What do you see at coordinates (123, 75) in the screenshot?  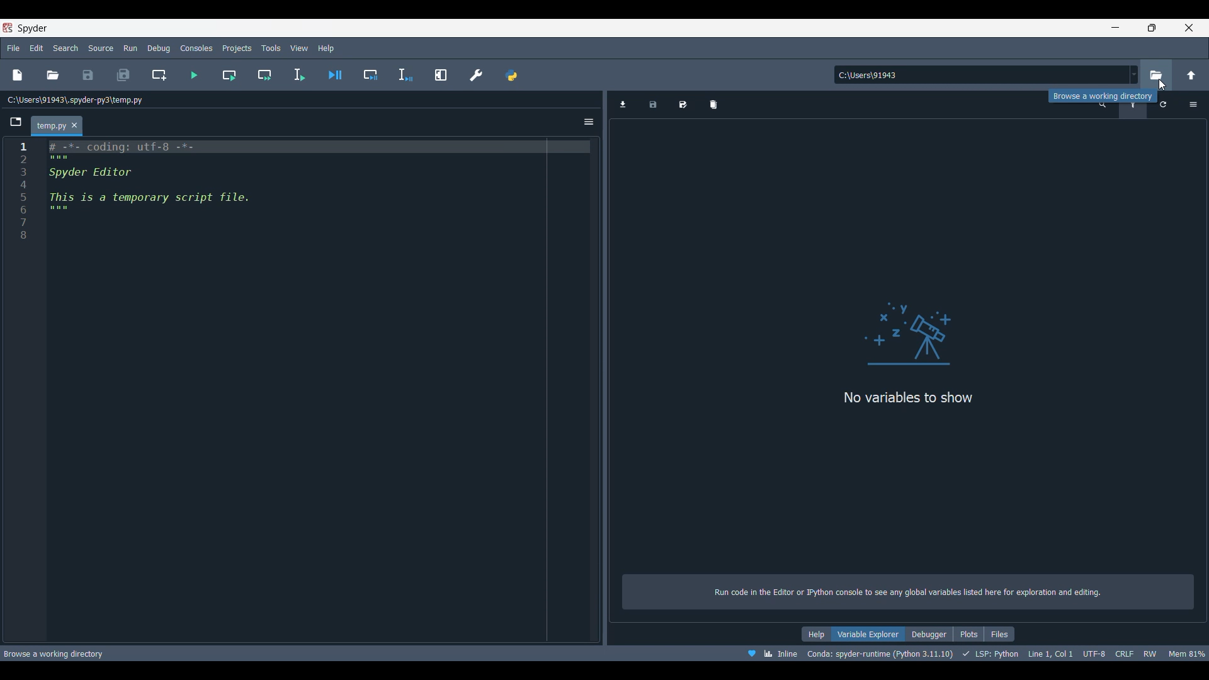 I see `Save everything` at bounding box center [123, 75].